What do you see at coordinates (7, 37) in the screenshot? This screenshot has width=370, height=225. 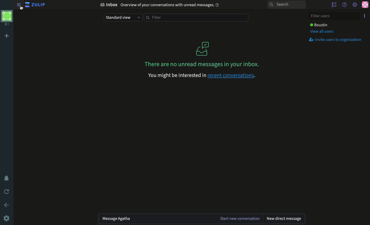 I see `Add` at bounding box center [7, 37].